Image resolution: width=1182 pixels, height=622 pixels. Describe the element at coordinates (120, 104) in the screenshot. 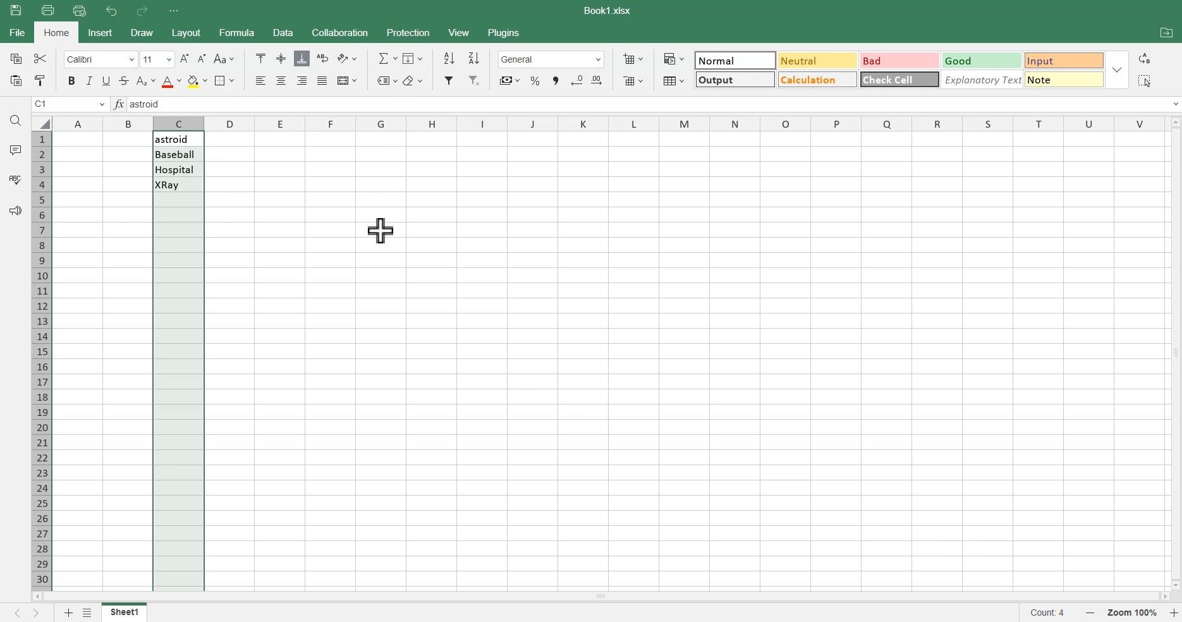

I see `Formula` at that location.